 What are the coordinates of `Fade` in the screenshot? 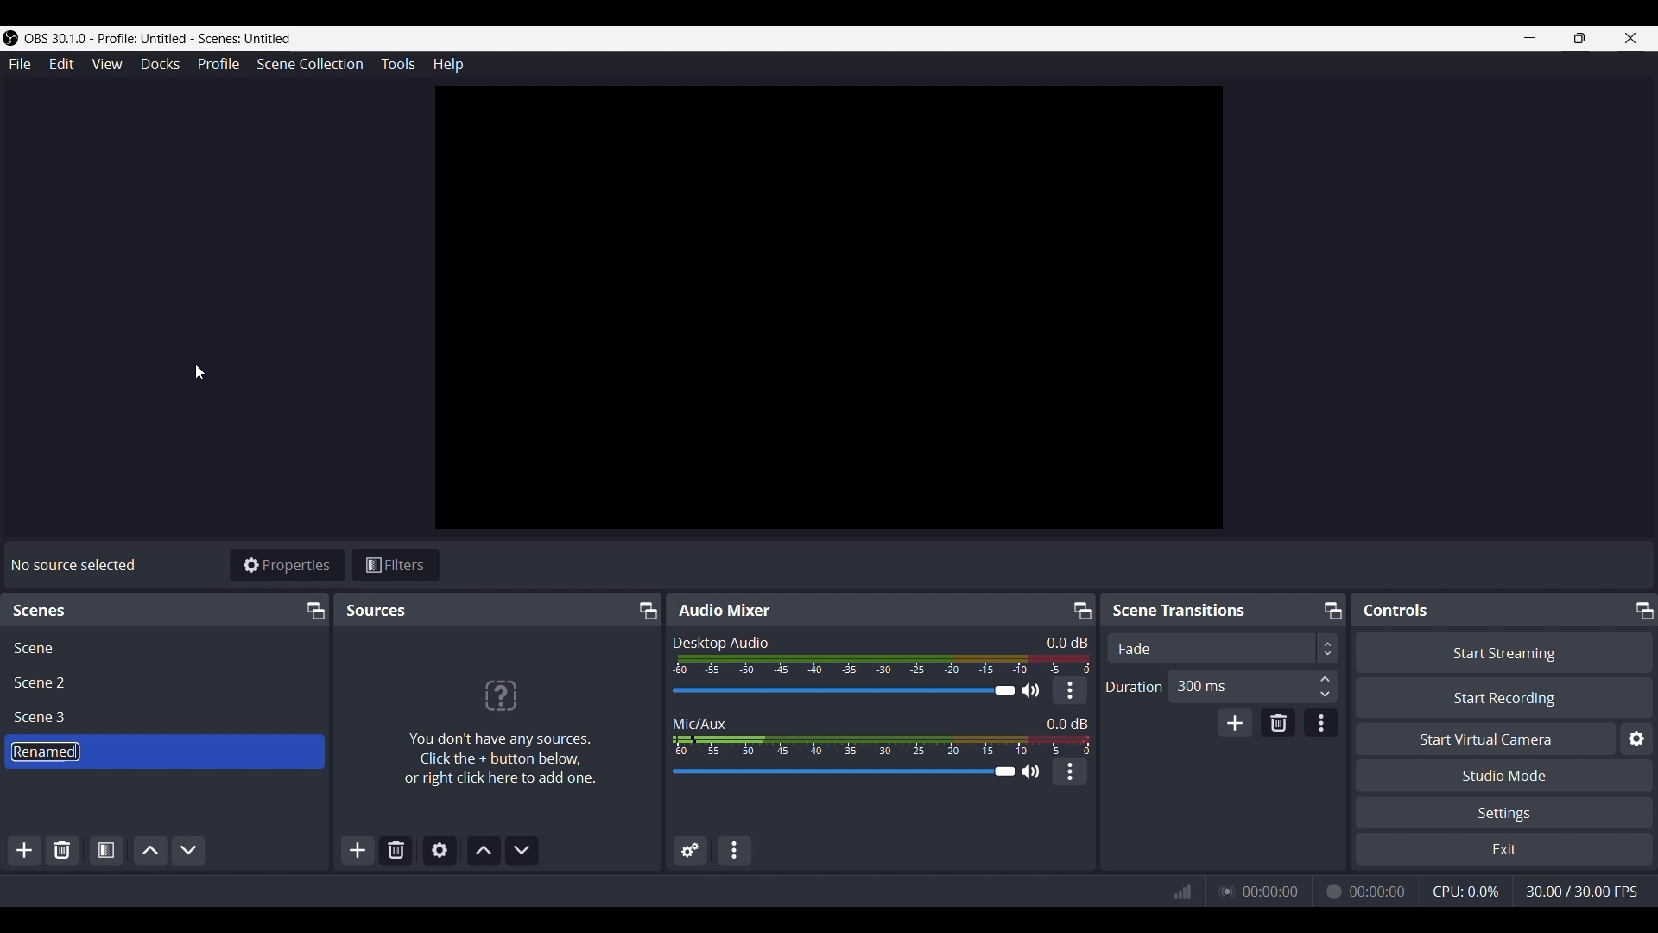 It's located at (1135, 649).